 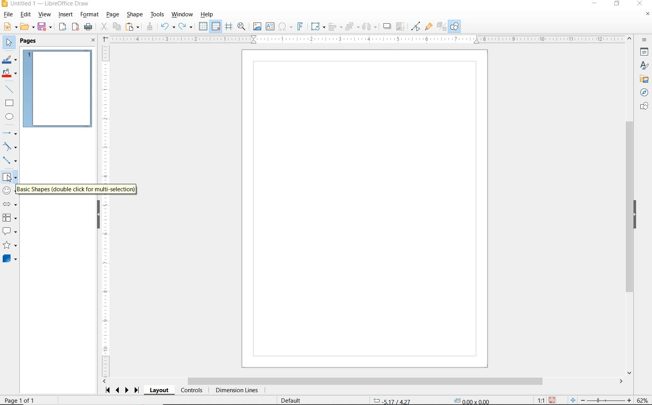 I want to click on LAYOUT, so click(x=160, y=390).